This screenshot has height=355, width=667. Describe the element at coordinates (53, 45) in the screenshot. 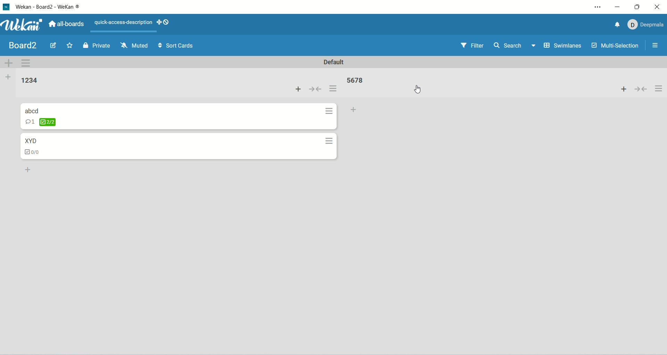

I see `edit` at that location.